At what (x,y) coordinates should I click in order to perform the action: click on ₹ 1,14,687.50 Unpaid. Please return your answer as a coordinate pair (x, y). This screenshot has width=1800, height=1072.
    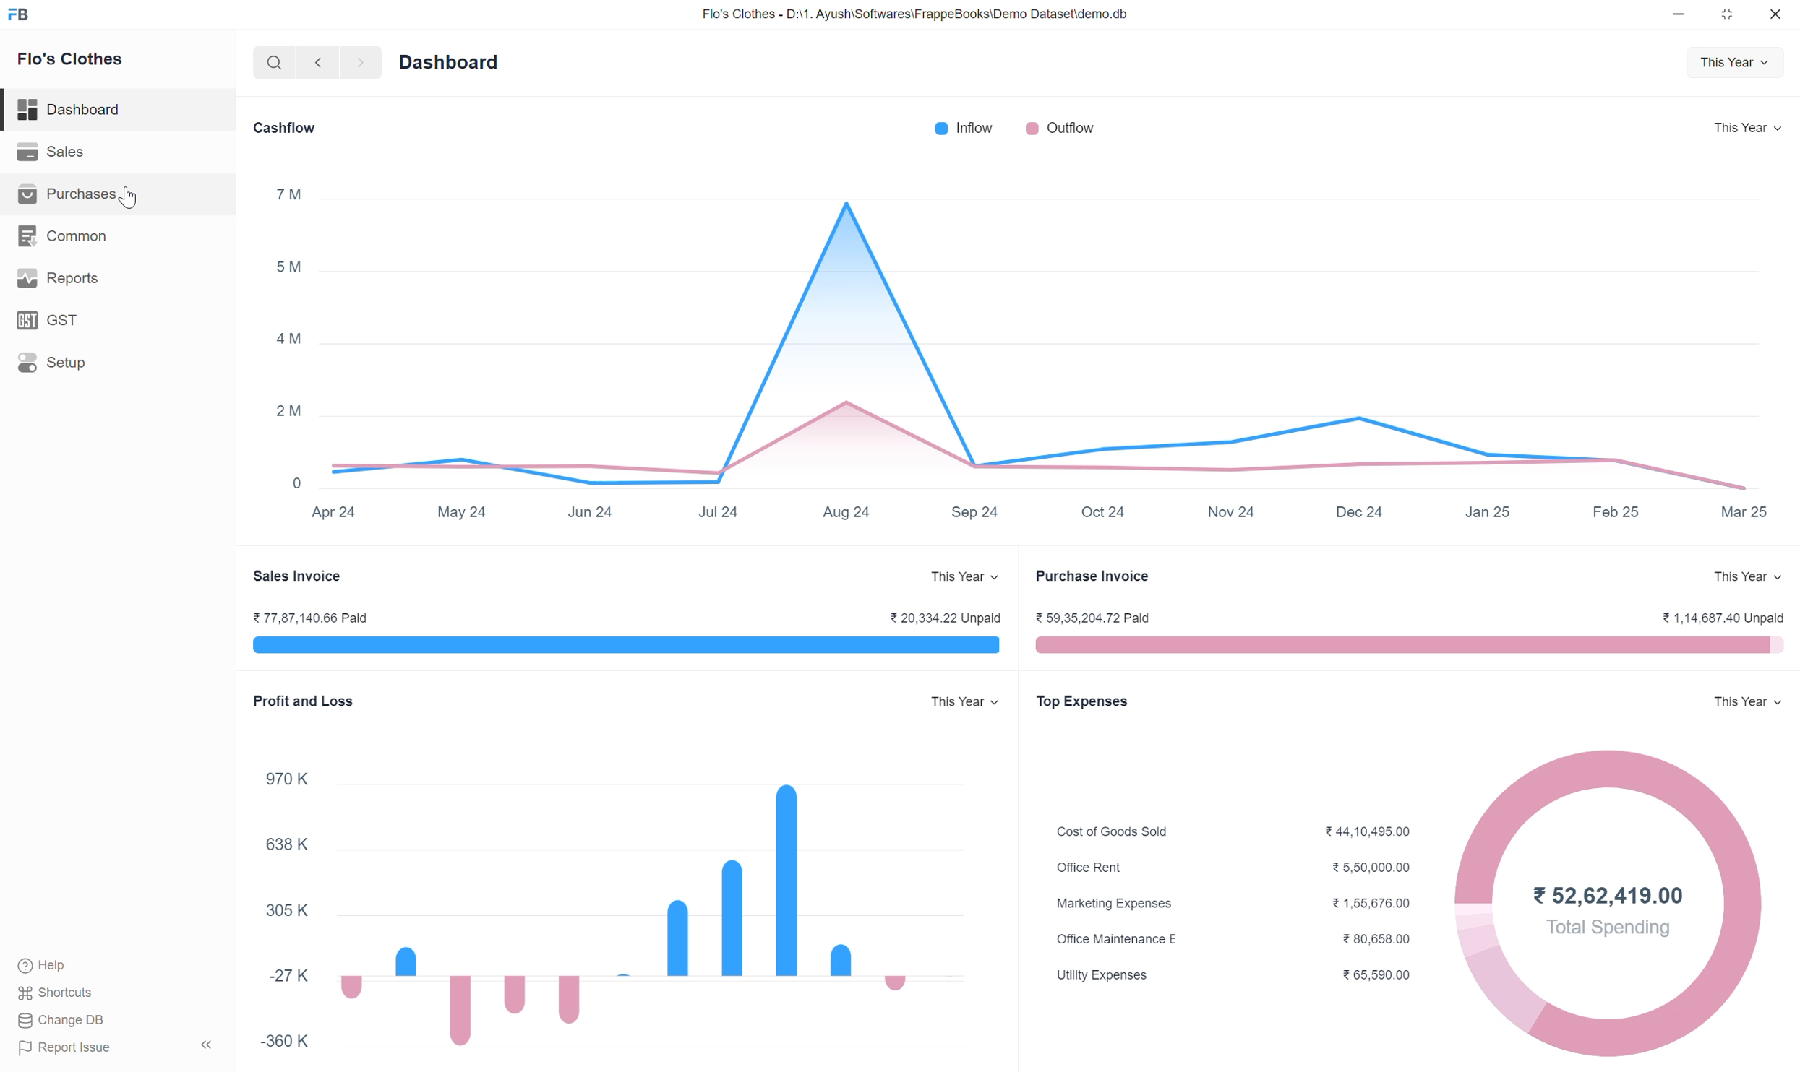
    Looking at the image, I should click on (1724, 619).